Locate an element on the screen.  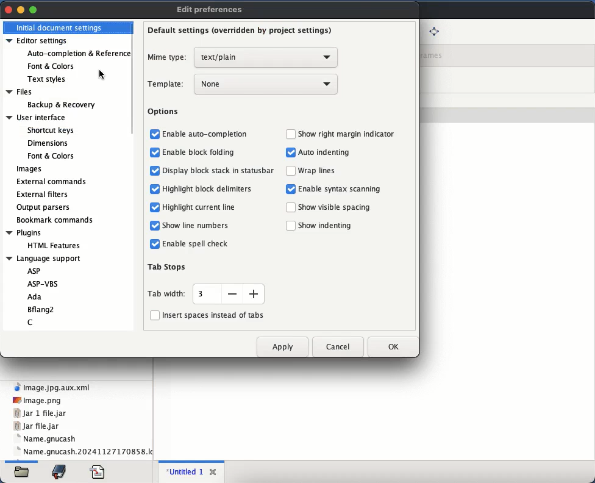
User interface is located at coordinates (37, 117).